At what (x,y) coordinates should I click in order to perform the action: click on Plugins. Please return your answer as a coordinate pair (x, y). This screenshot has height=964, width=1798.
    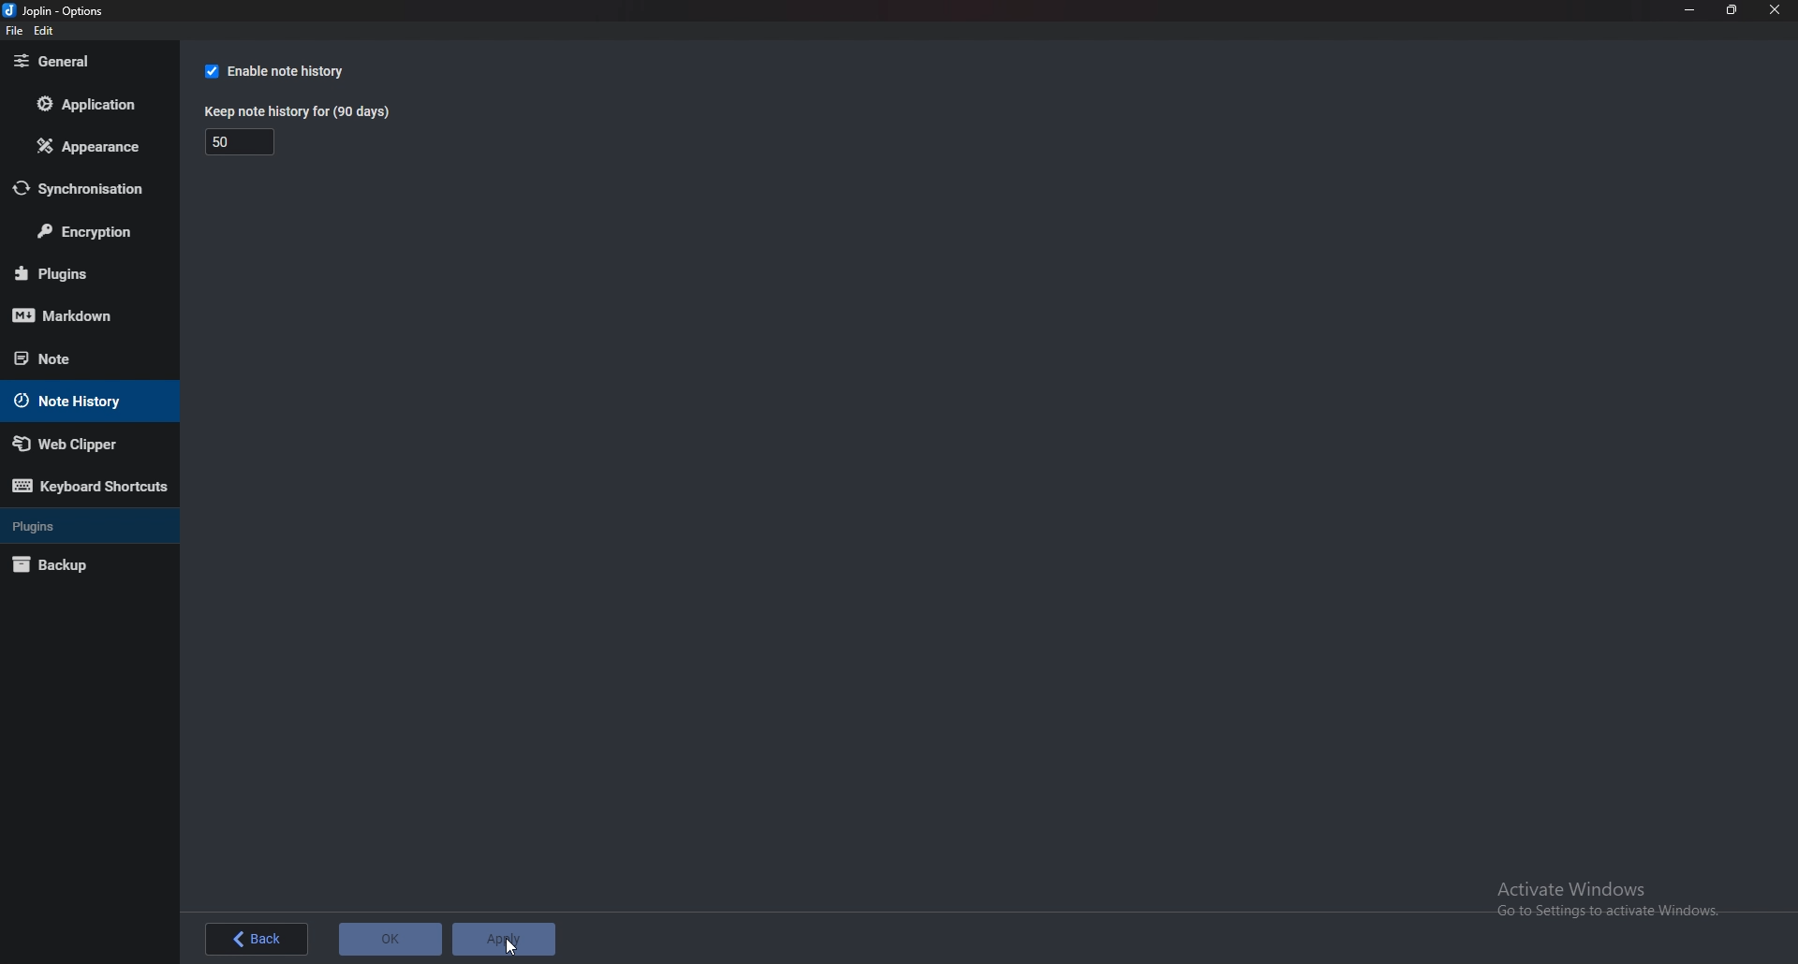
    Looking at the image, I should click on (83, 526).